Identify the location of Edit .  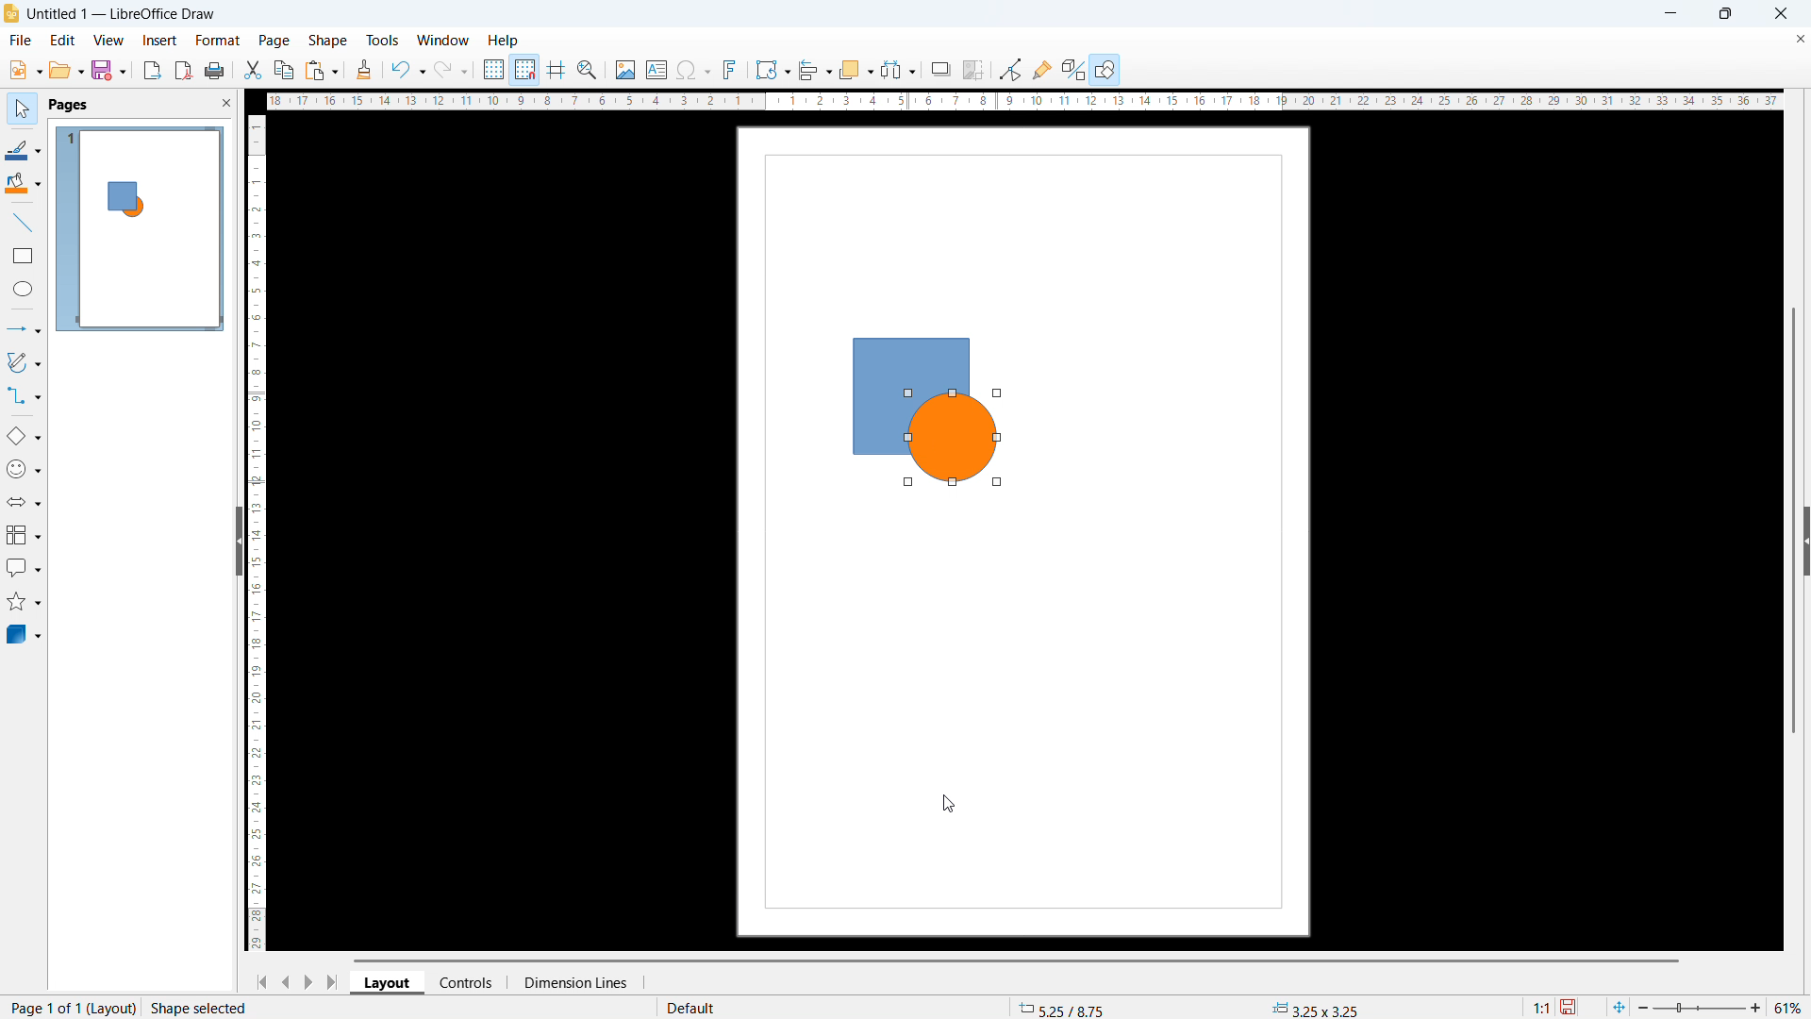
(63, 40).